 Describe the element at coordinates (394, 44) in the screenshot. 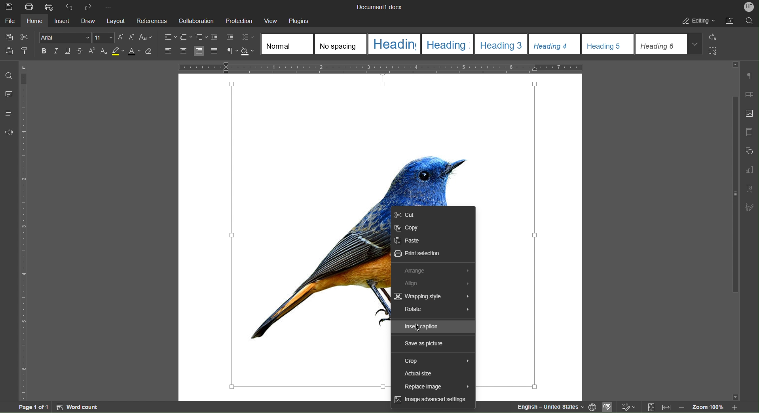

I see `Heading 1` at that location.